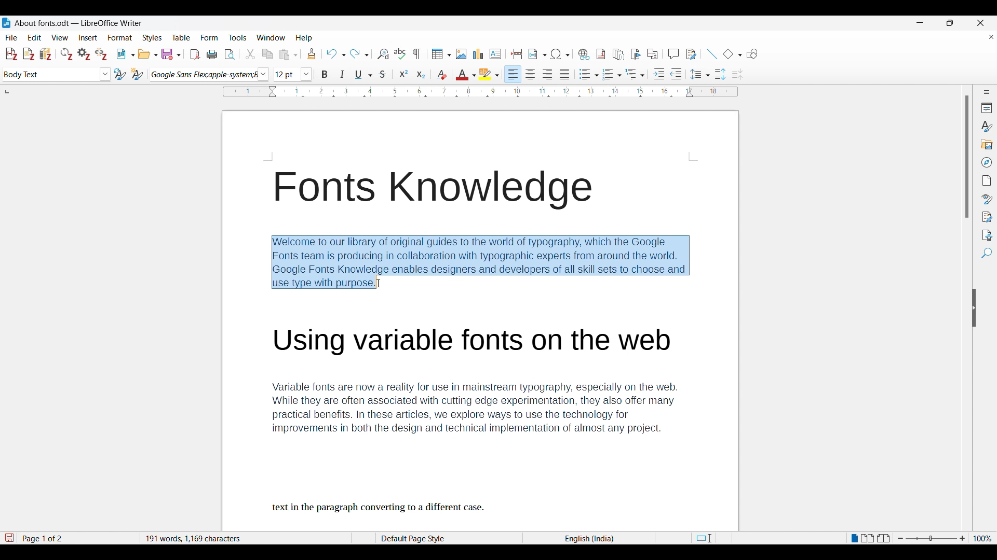  I want to click on Insert menu, so click(88, 38).